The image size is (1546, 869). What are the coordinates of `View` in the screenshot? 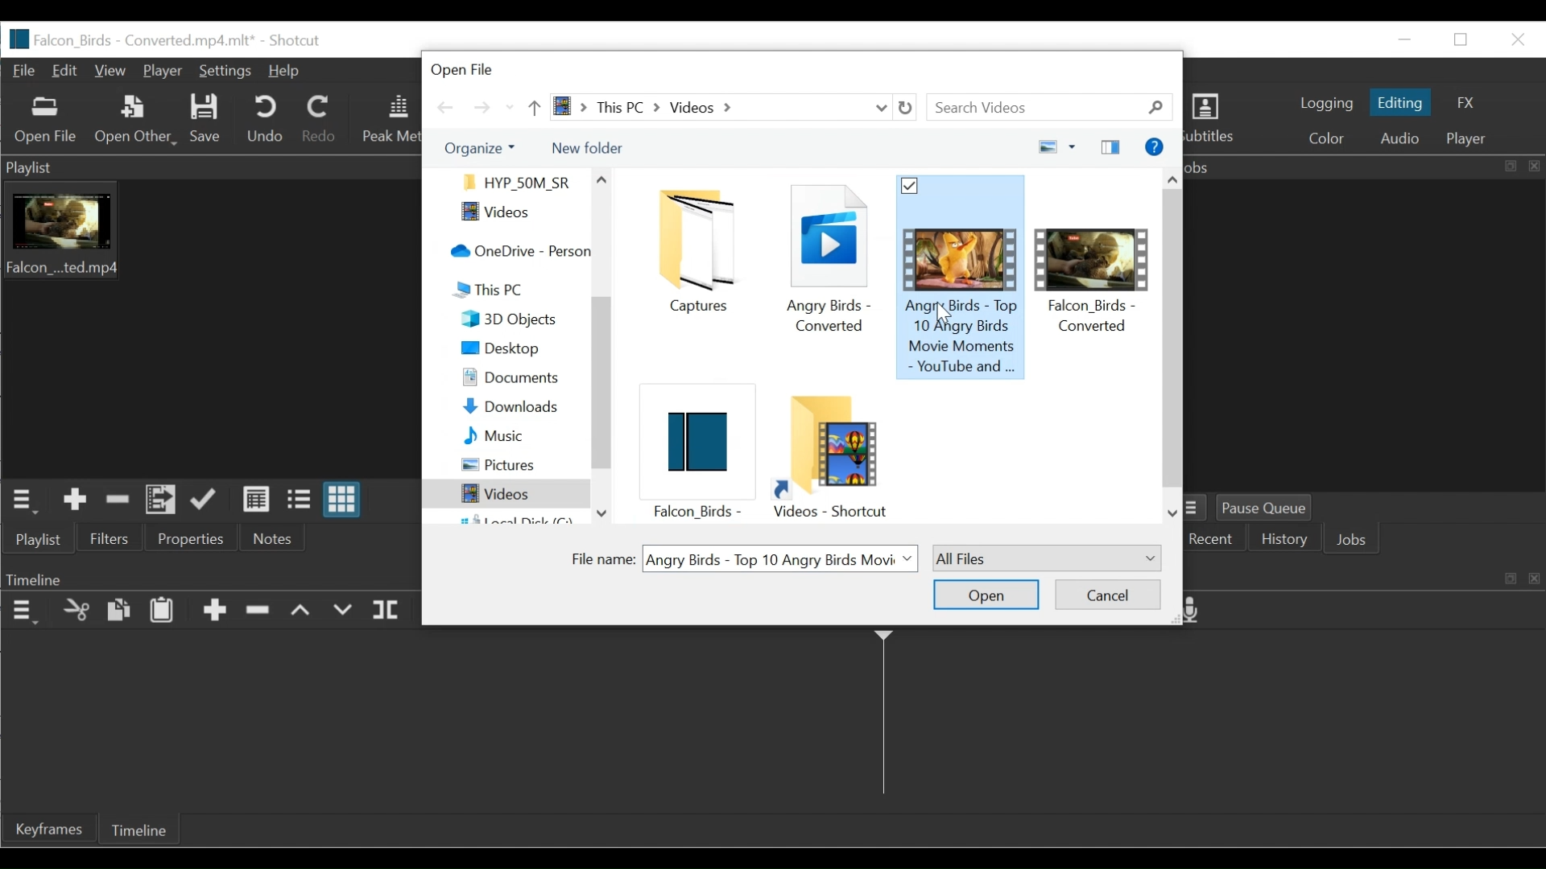 It's located at (113, 71).